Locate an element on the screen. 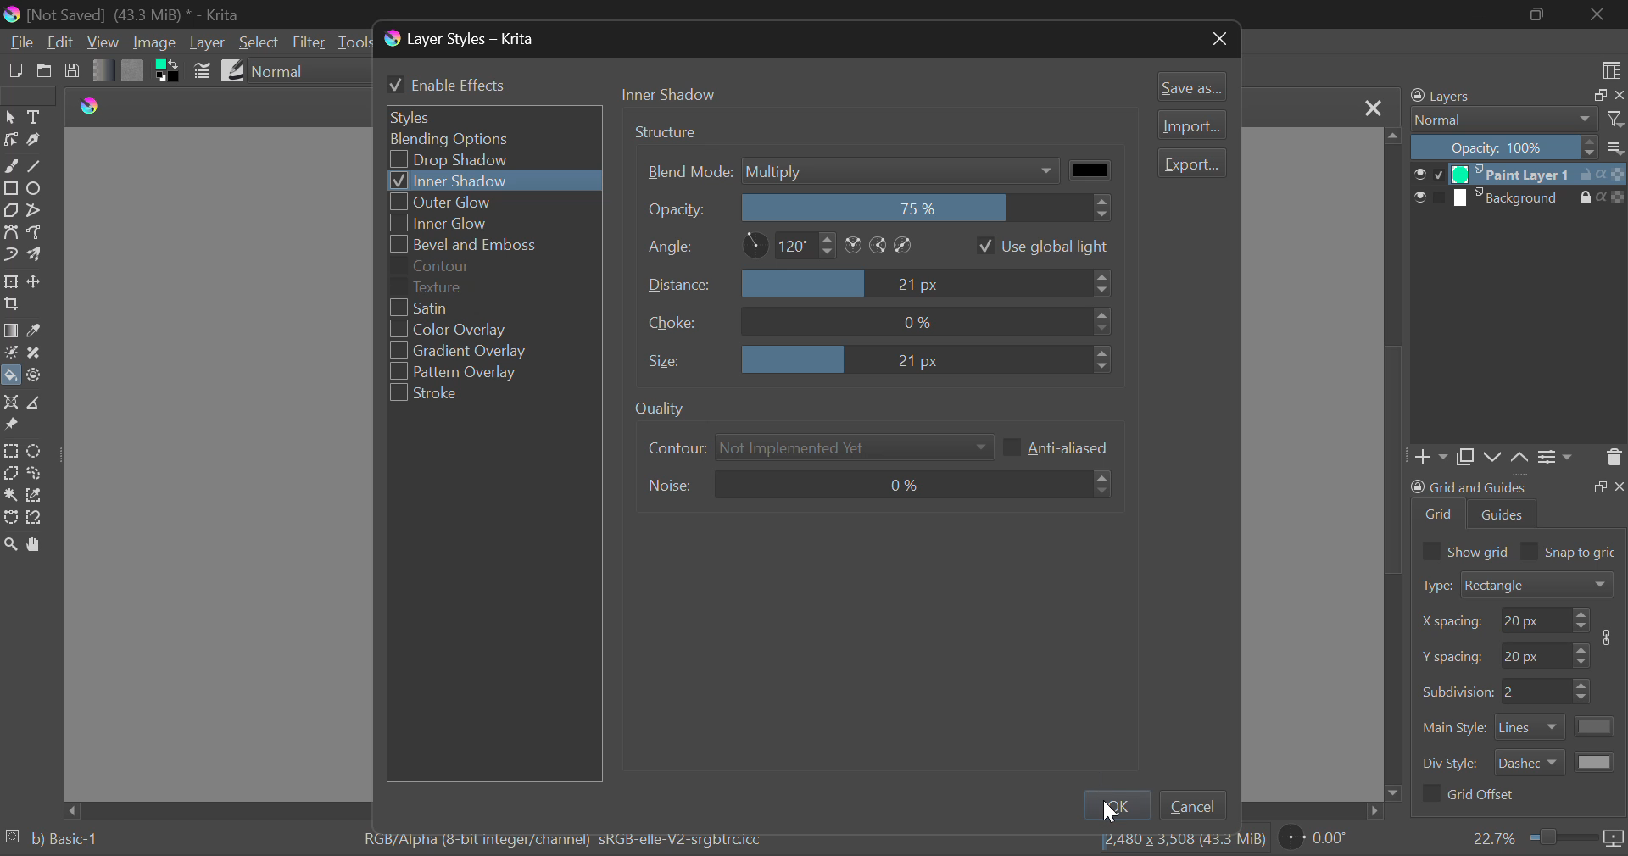 The width and height of the screenshot is (1628, 856). Grid Characteristic Input is located at coordinates (1521, 692).